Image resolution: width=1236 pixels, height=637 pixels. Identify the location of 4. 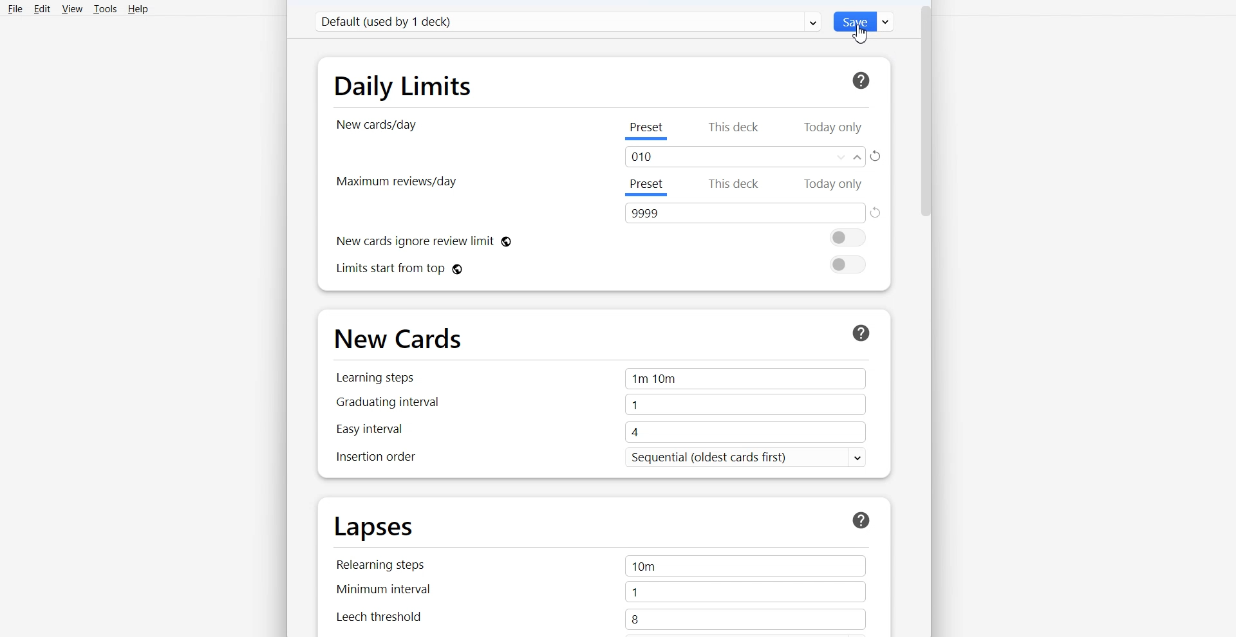
(744, 433).